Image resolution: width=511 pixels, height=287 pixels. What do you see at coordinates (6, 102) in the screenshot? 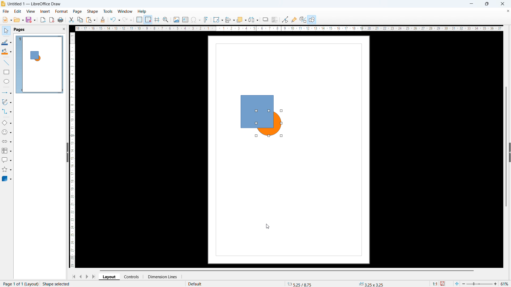
I see `Curves and polygons` at bounding box center [6, 102].